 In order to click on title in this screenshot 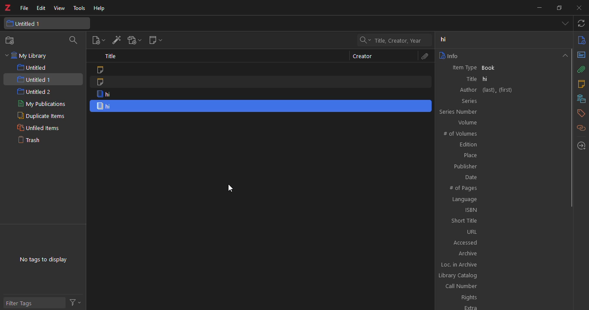, I will do `click(470, 78)`.